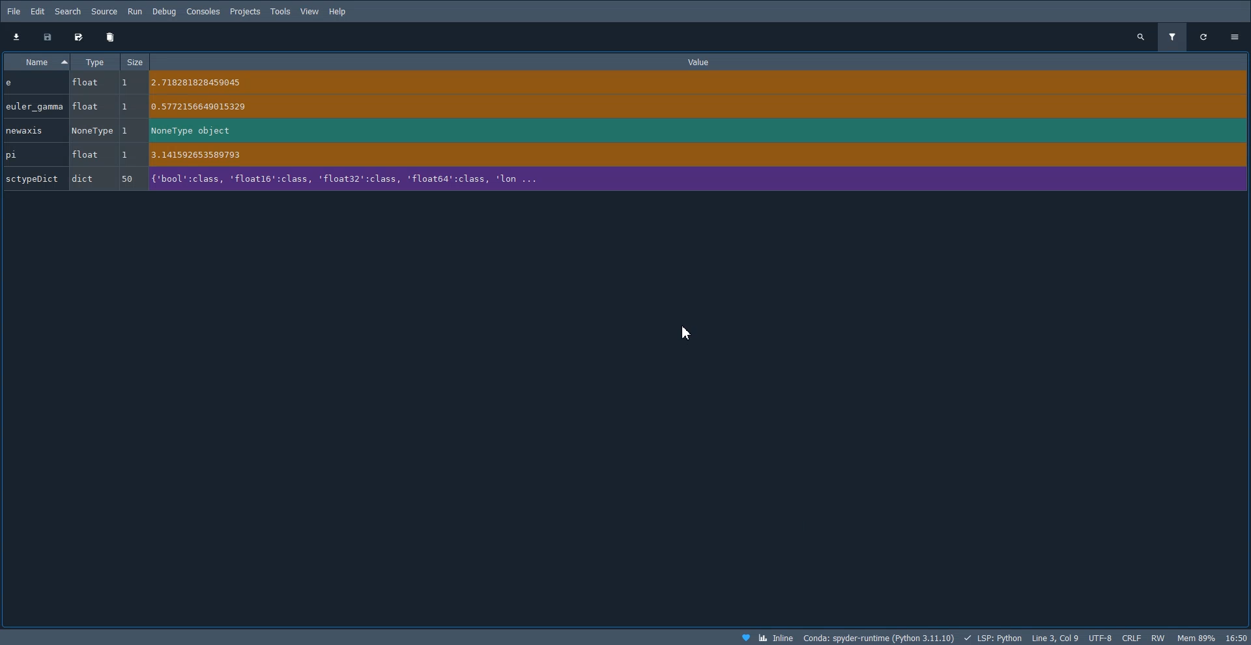 The width and height of the screenshot is (1251, 645). Describe the element at coordinates (68, 10) in the screenshot. I see `Search` at that location.